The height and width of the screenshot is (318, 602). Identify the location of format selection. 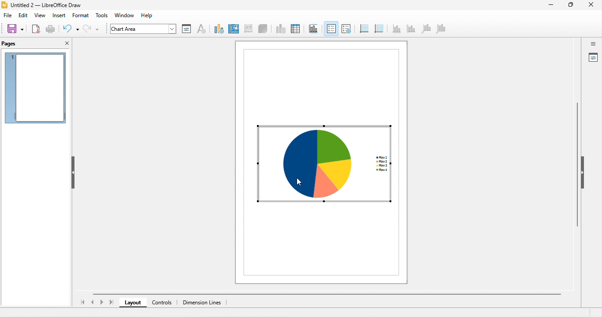
(186, 29).